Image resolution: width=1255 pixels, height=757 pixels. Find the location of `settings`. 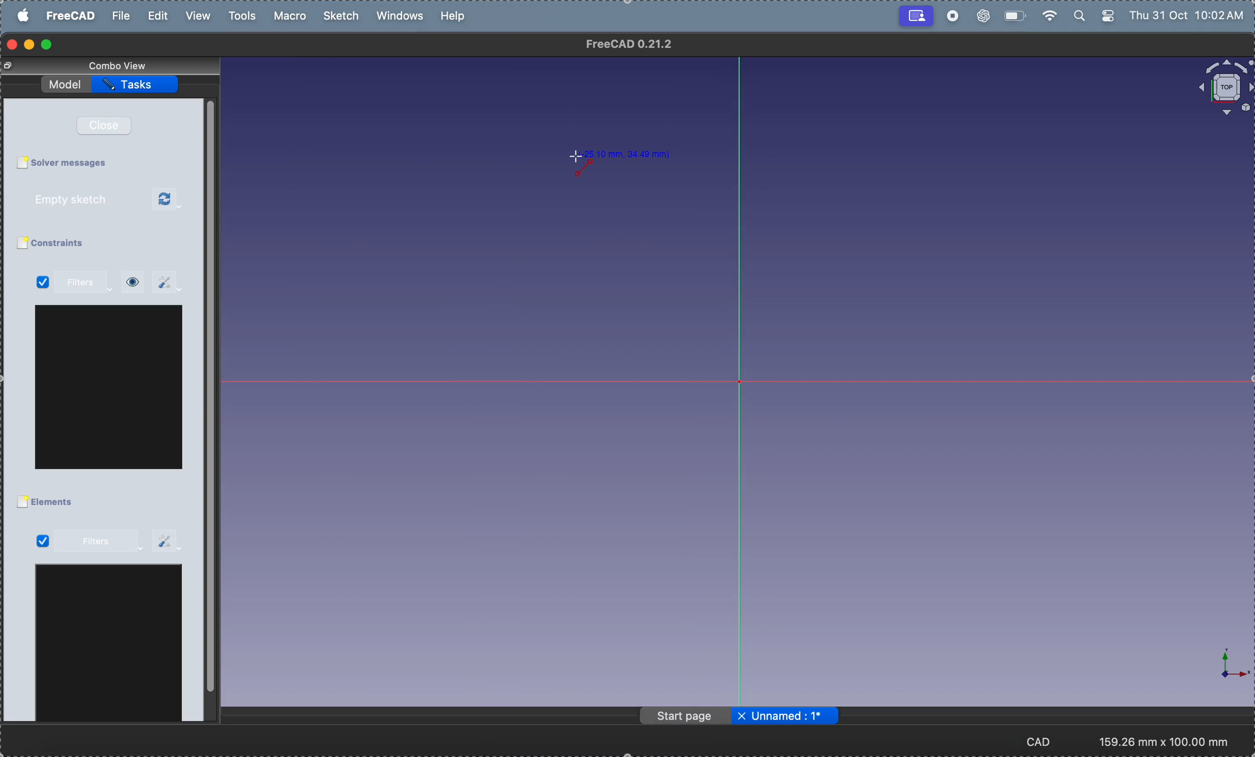

settings is located at coordinates (168, 540).